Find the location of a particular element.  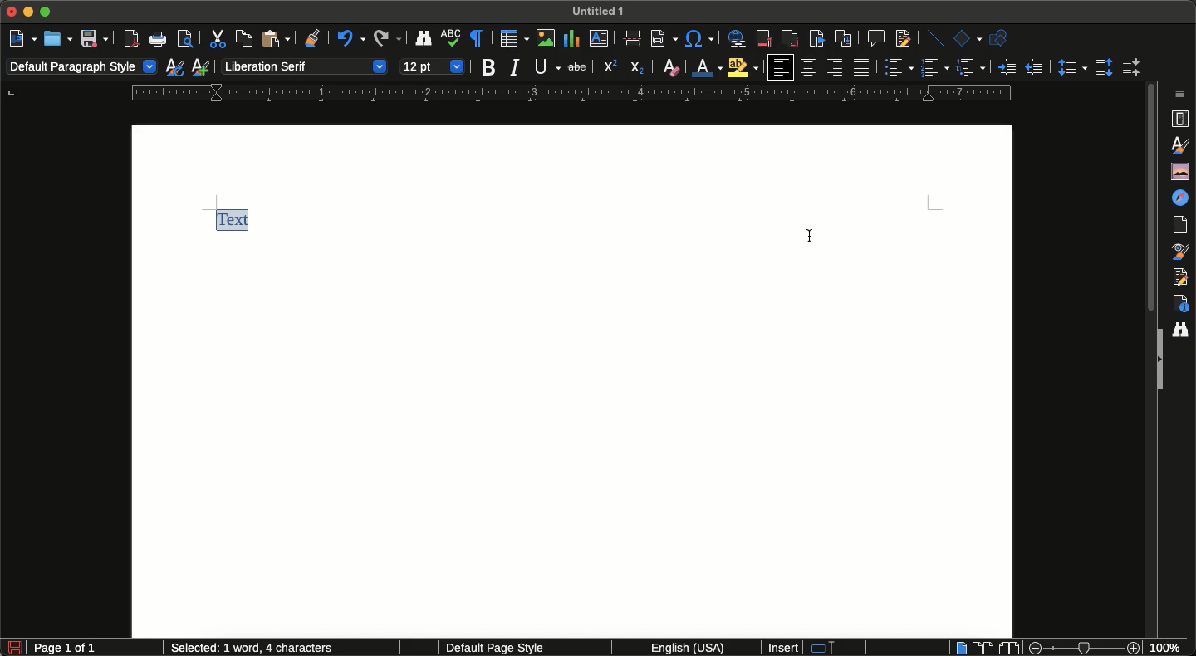

Insert text box is located at coordinates (603, 41).